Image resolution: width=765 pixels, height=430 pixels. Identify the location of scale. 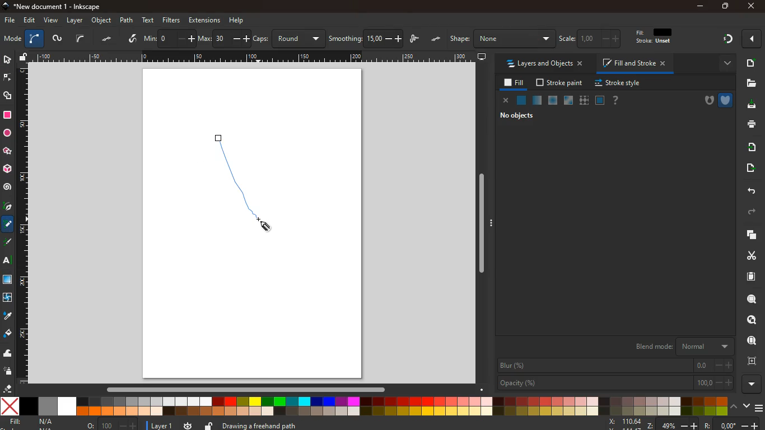
(592, 38).